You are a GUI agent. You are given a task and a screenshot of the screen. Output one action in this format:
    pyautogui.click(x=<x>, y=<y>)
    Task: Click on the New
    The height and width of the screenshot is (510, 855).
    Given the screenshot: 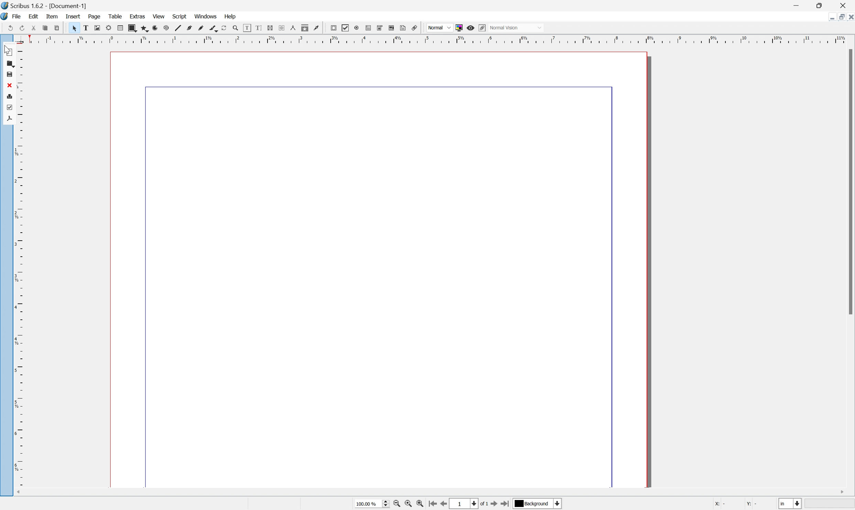 What is the action you would take?
    pyautogui.click(x=10, y=52)
    